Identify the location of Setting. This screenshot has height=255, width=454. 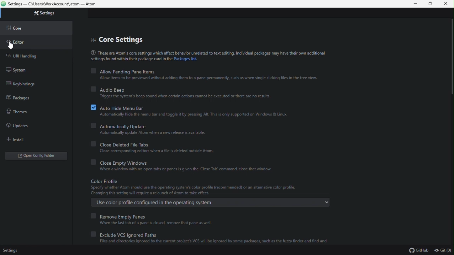
(52, 14).